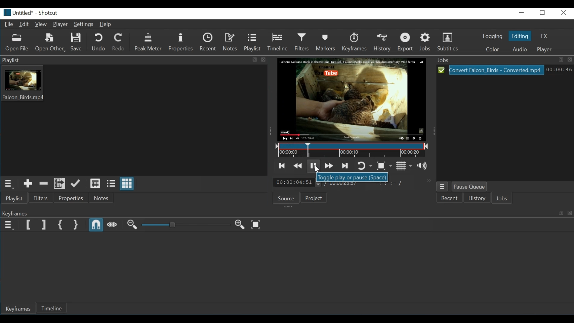  I want to click on Timeline, so click(277, 42).